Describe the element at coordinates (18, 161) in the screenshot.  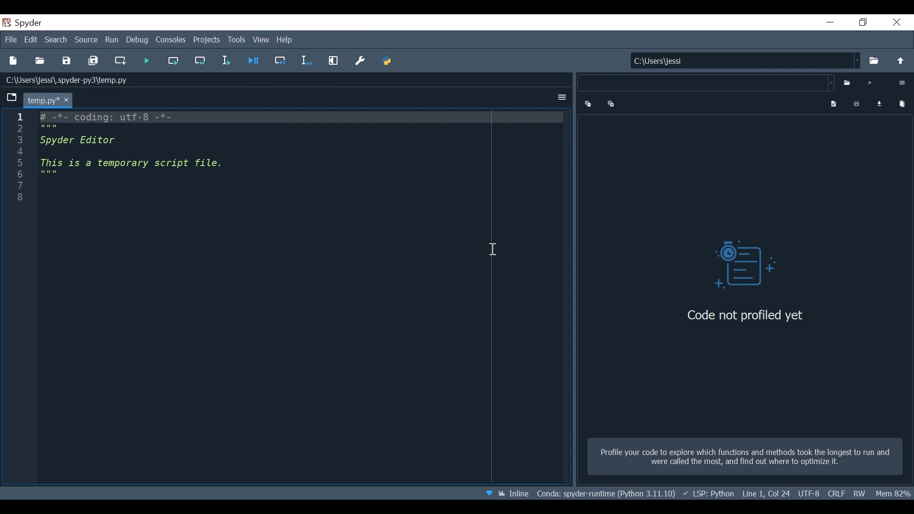
I see `Line column` at that location.